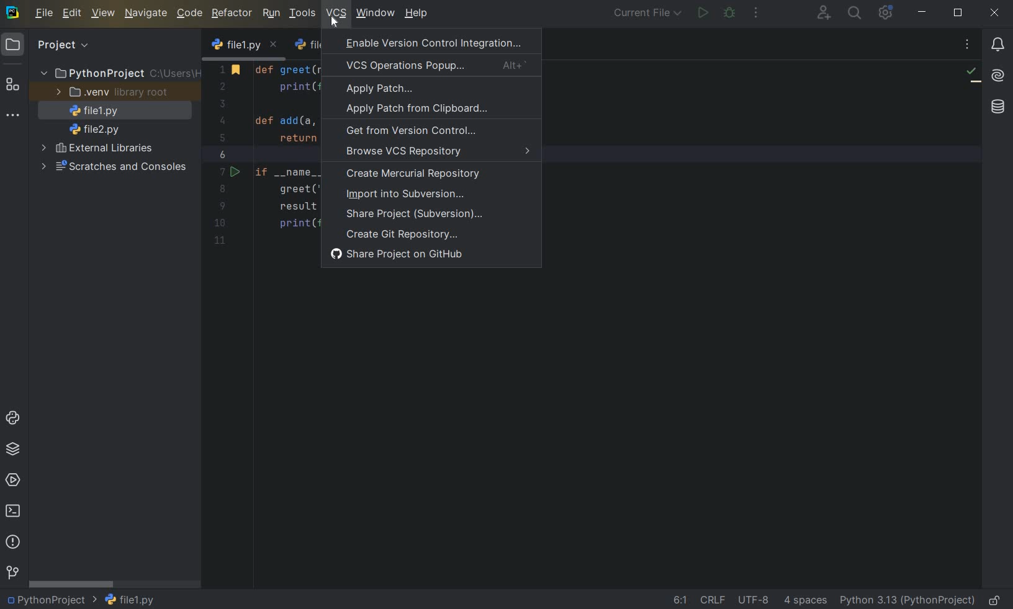 The height and width of the screenshot is (609, 1013). I want to click on apply patch, so click(411, 89).